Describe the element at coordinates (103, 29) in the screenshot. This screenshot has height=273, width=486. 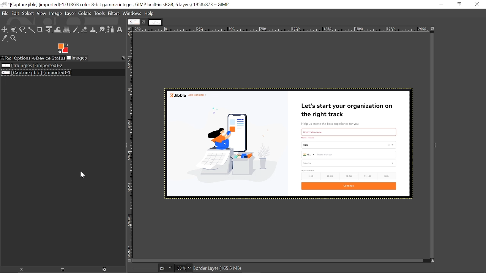
I see `Smudge tool` at that location.